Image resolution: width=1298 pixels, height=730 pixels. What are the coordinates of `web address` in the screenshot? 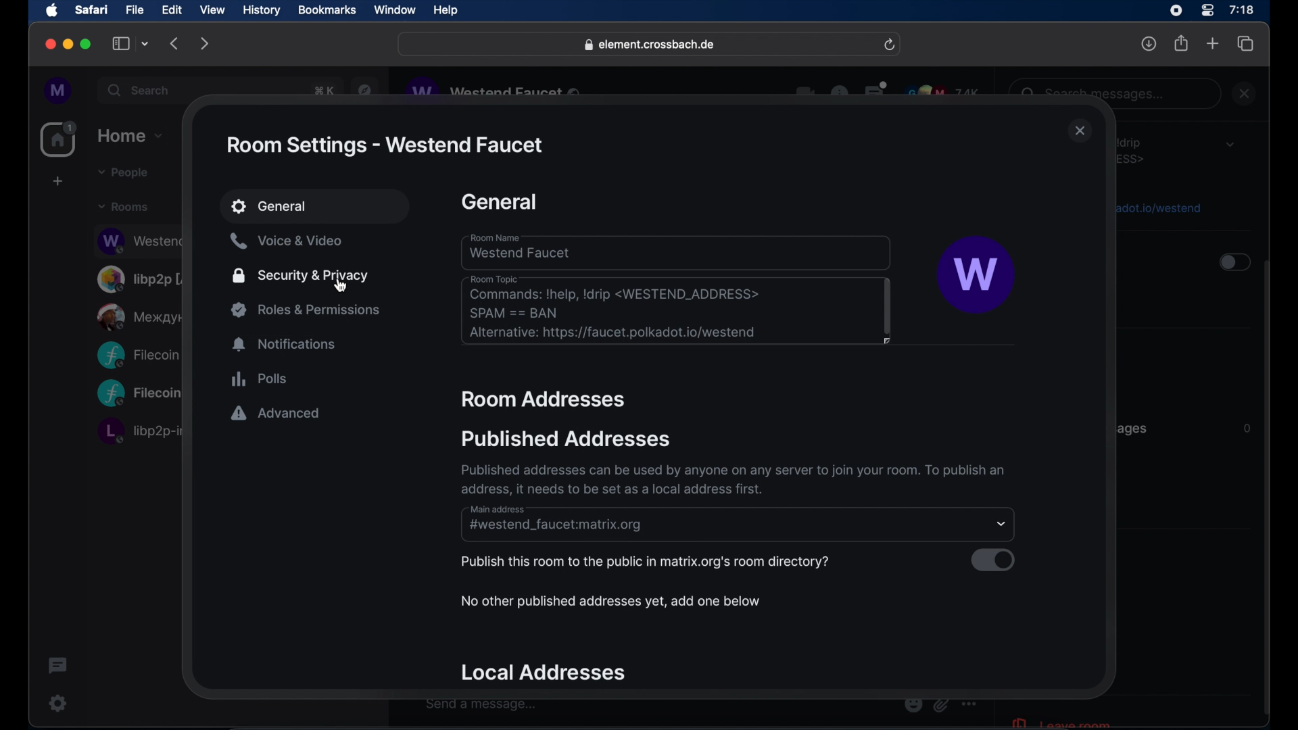 It's located at (651, 45).